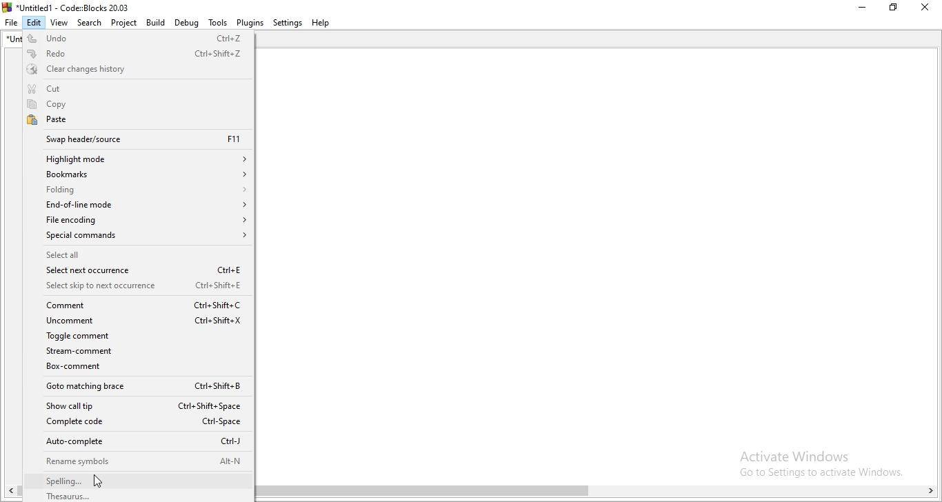  What do you see at coordinates (186, 22) in the screenshot?
I see `debug` at bounding box center [186, 22].